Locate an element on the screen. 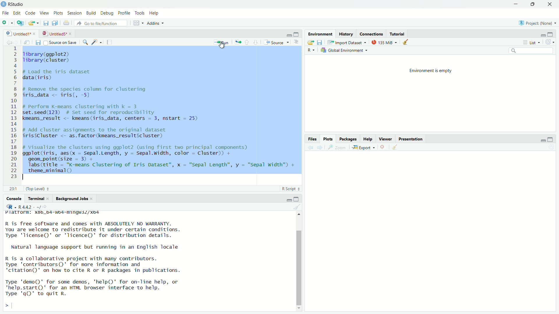 This screenshot has width=559, height=314. workspace panes is located at coordinates (137, 23).